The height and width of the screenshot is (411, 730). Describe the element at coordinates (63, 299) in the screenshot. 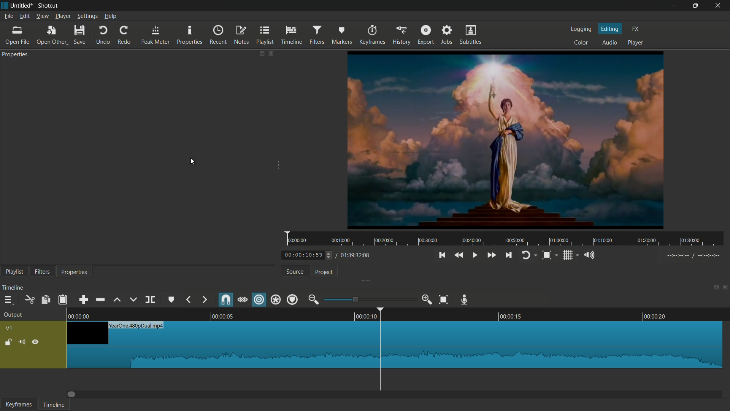

I see `paste` at that location.